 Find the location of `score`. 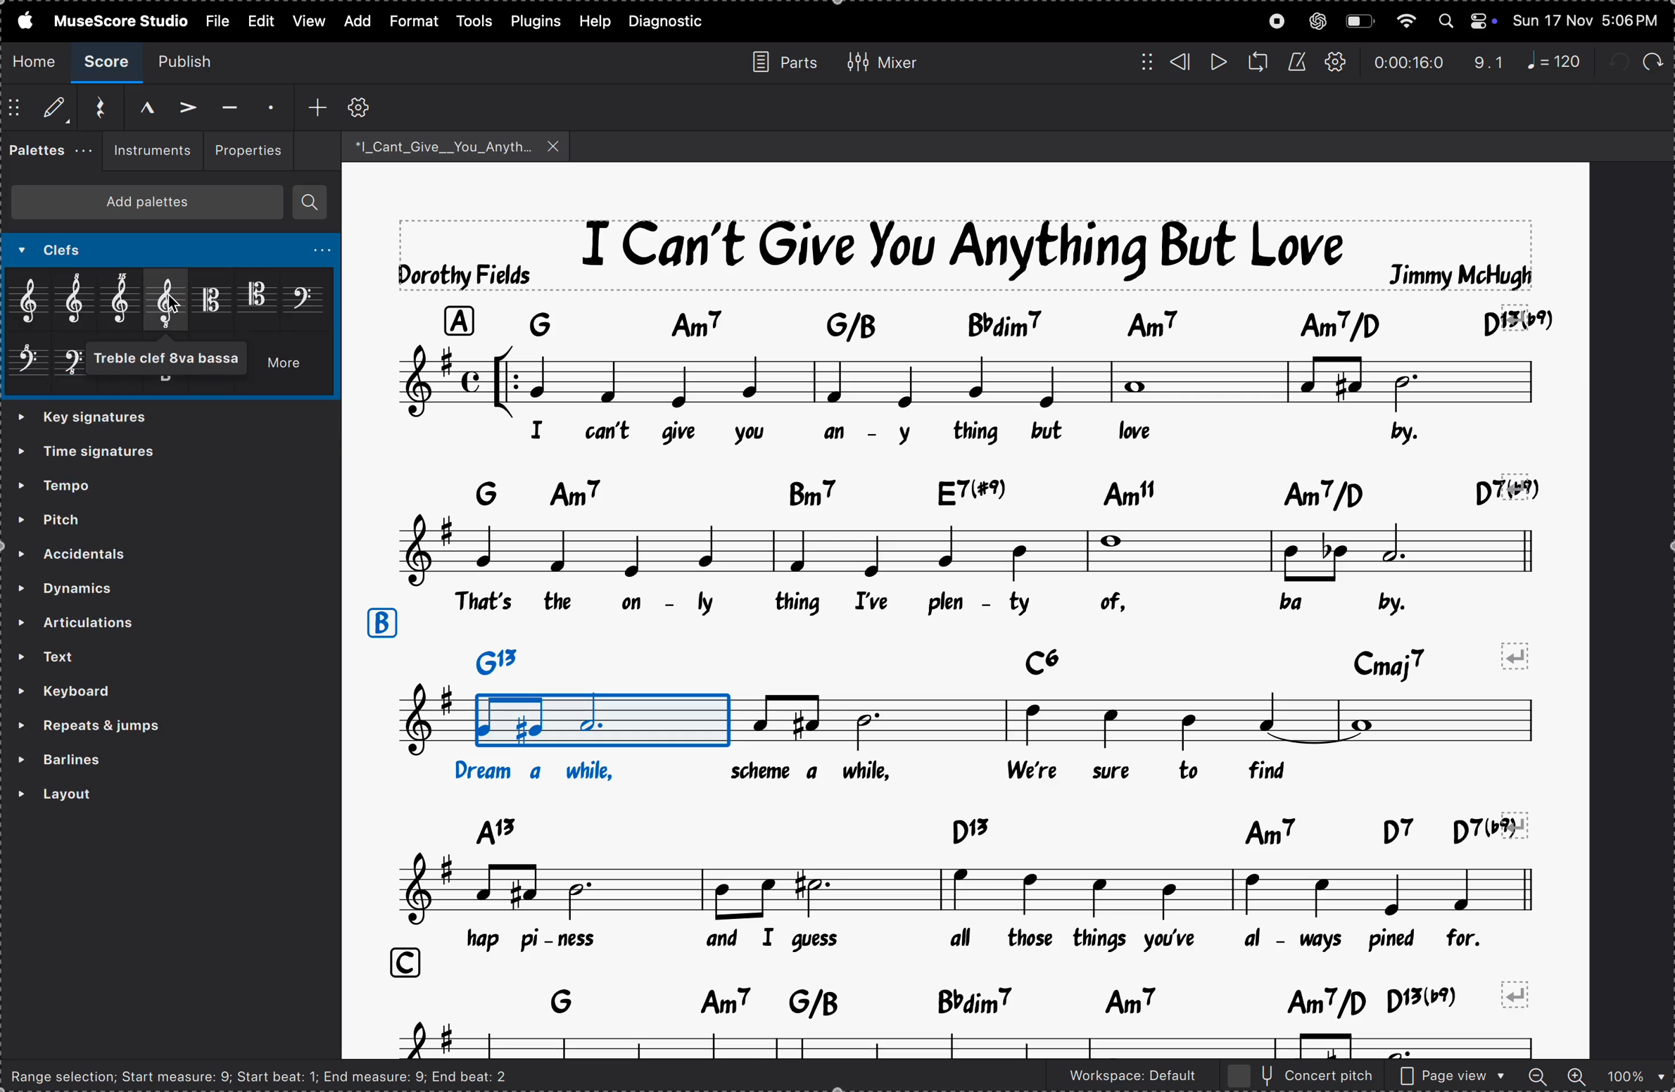

score is located at coordinates (109, 63).